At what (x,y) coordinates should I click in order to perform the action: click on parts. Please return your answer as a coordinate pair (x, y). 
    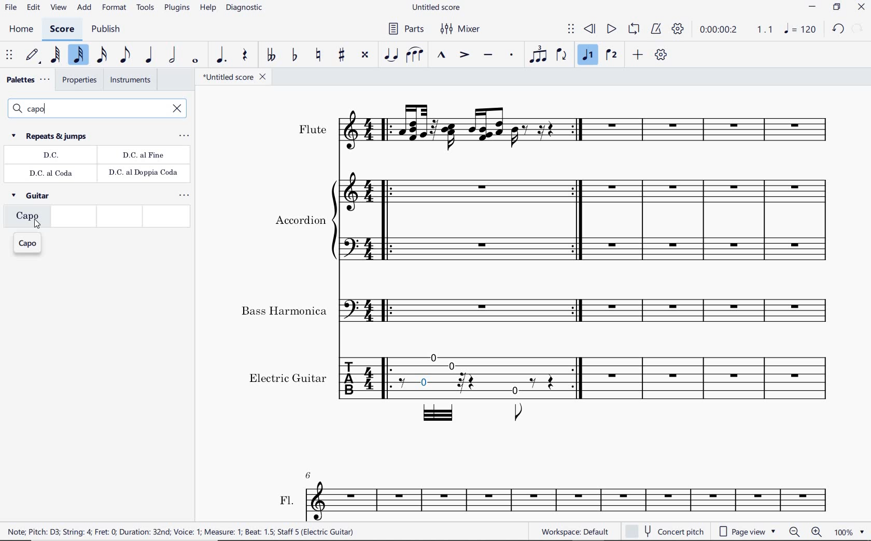
    Looking at the image, I should click on (406, 30).